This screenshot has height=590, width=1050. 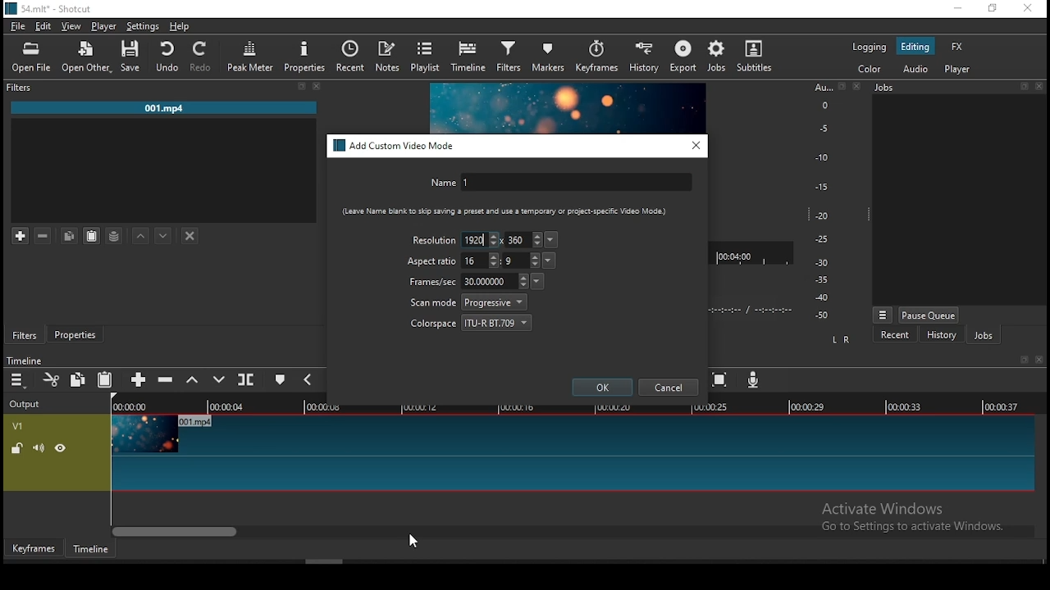 What do you see at coordinates (432, 261) in the screenshot?
I see `aspect ratio` at bounding box center [432, 261].